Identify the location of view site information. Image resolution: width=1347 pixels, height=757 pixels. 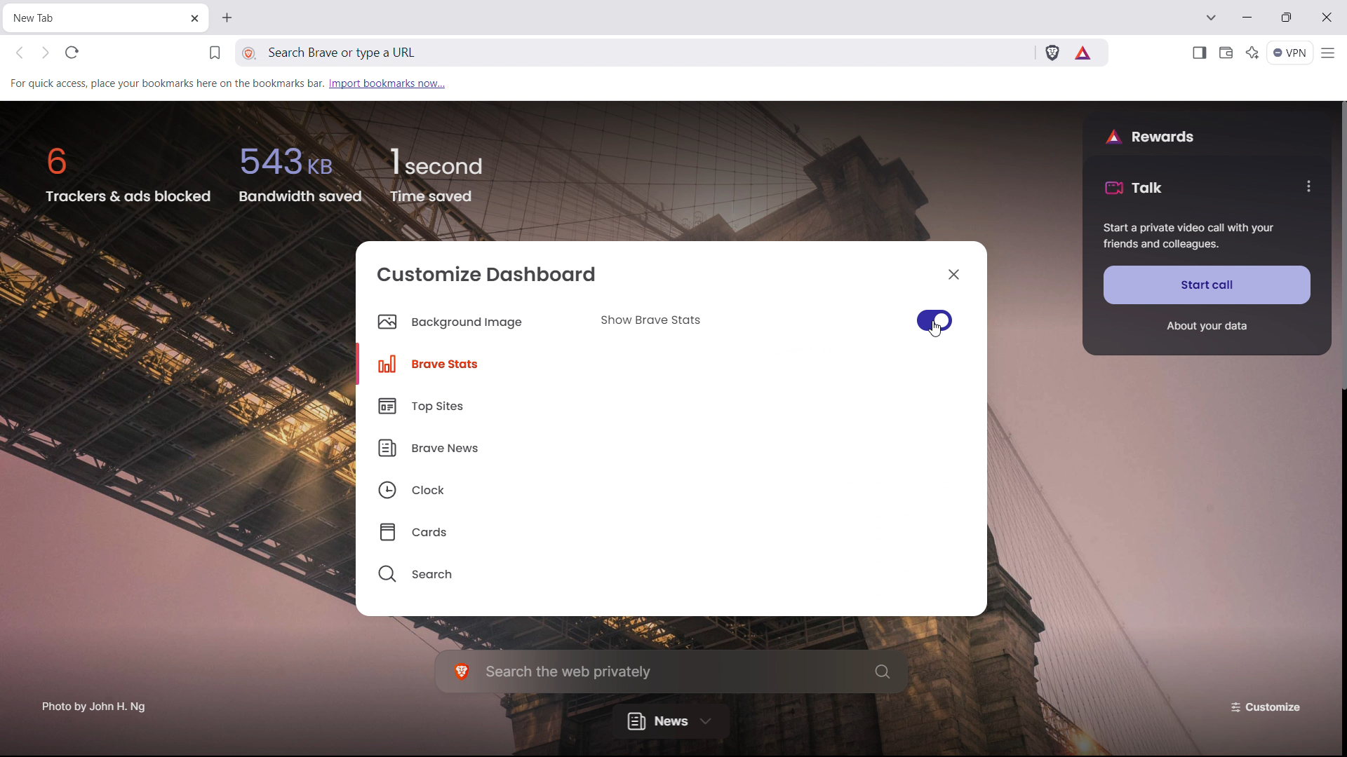
(250, 54).